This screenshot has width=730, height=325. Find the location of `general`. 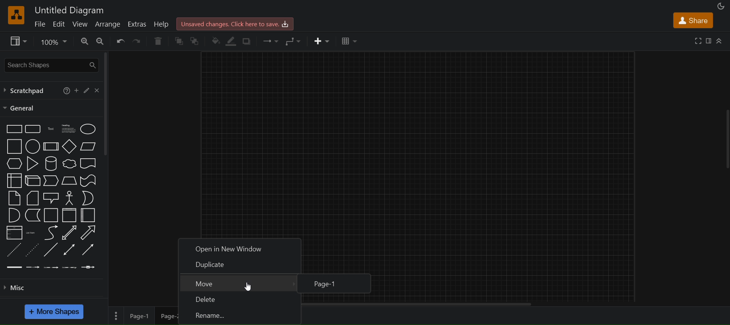

general is located at coordinates (20, 108).